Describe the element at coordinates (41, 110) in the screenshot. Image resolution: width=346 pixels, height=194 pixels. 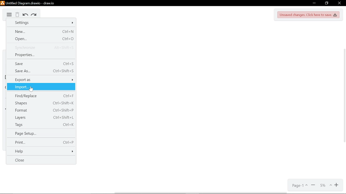
I see `Format` at that location.